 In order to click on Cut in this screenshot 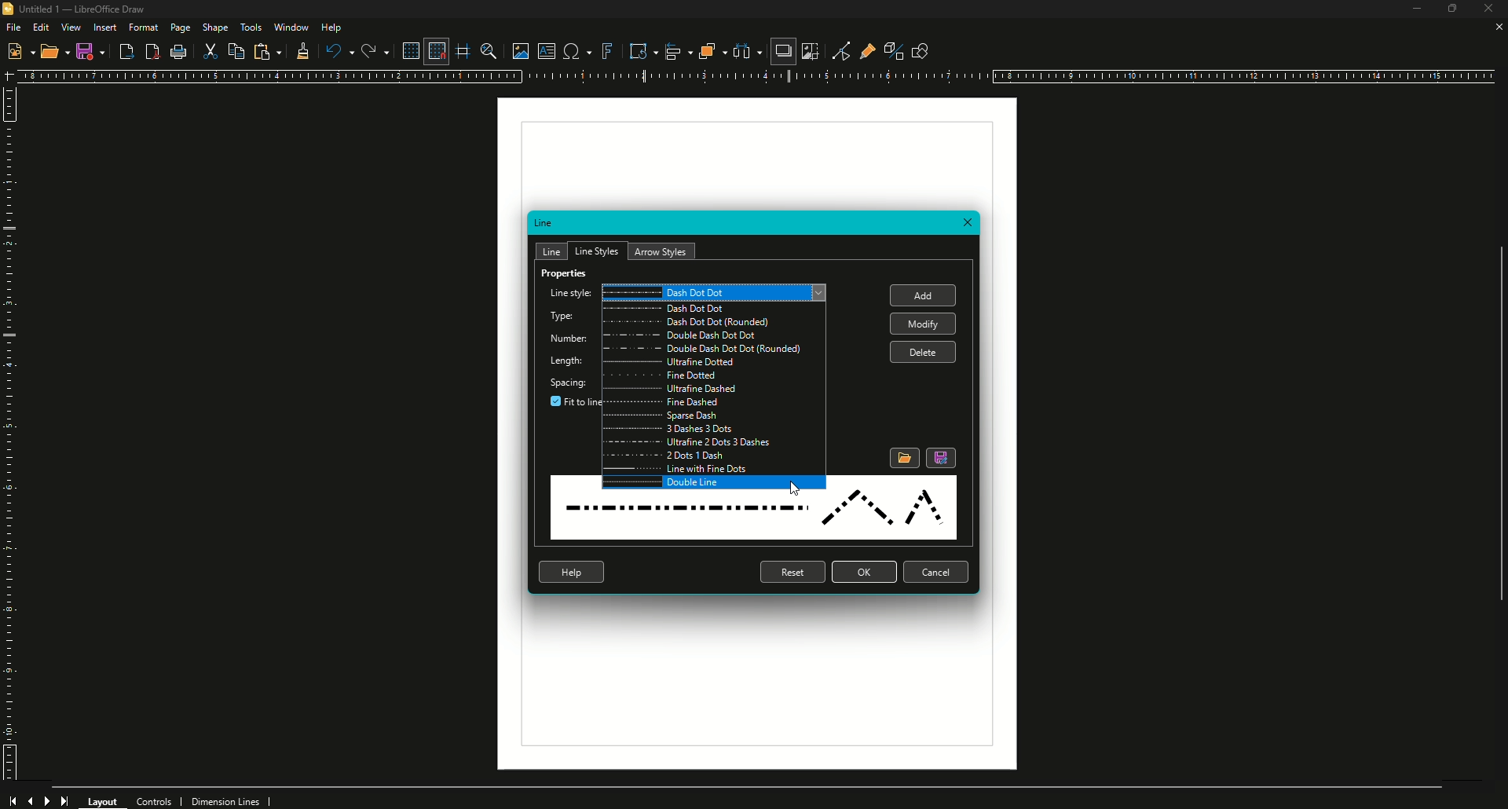, I will do `click(211, 53)`.